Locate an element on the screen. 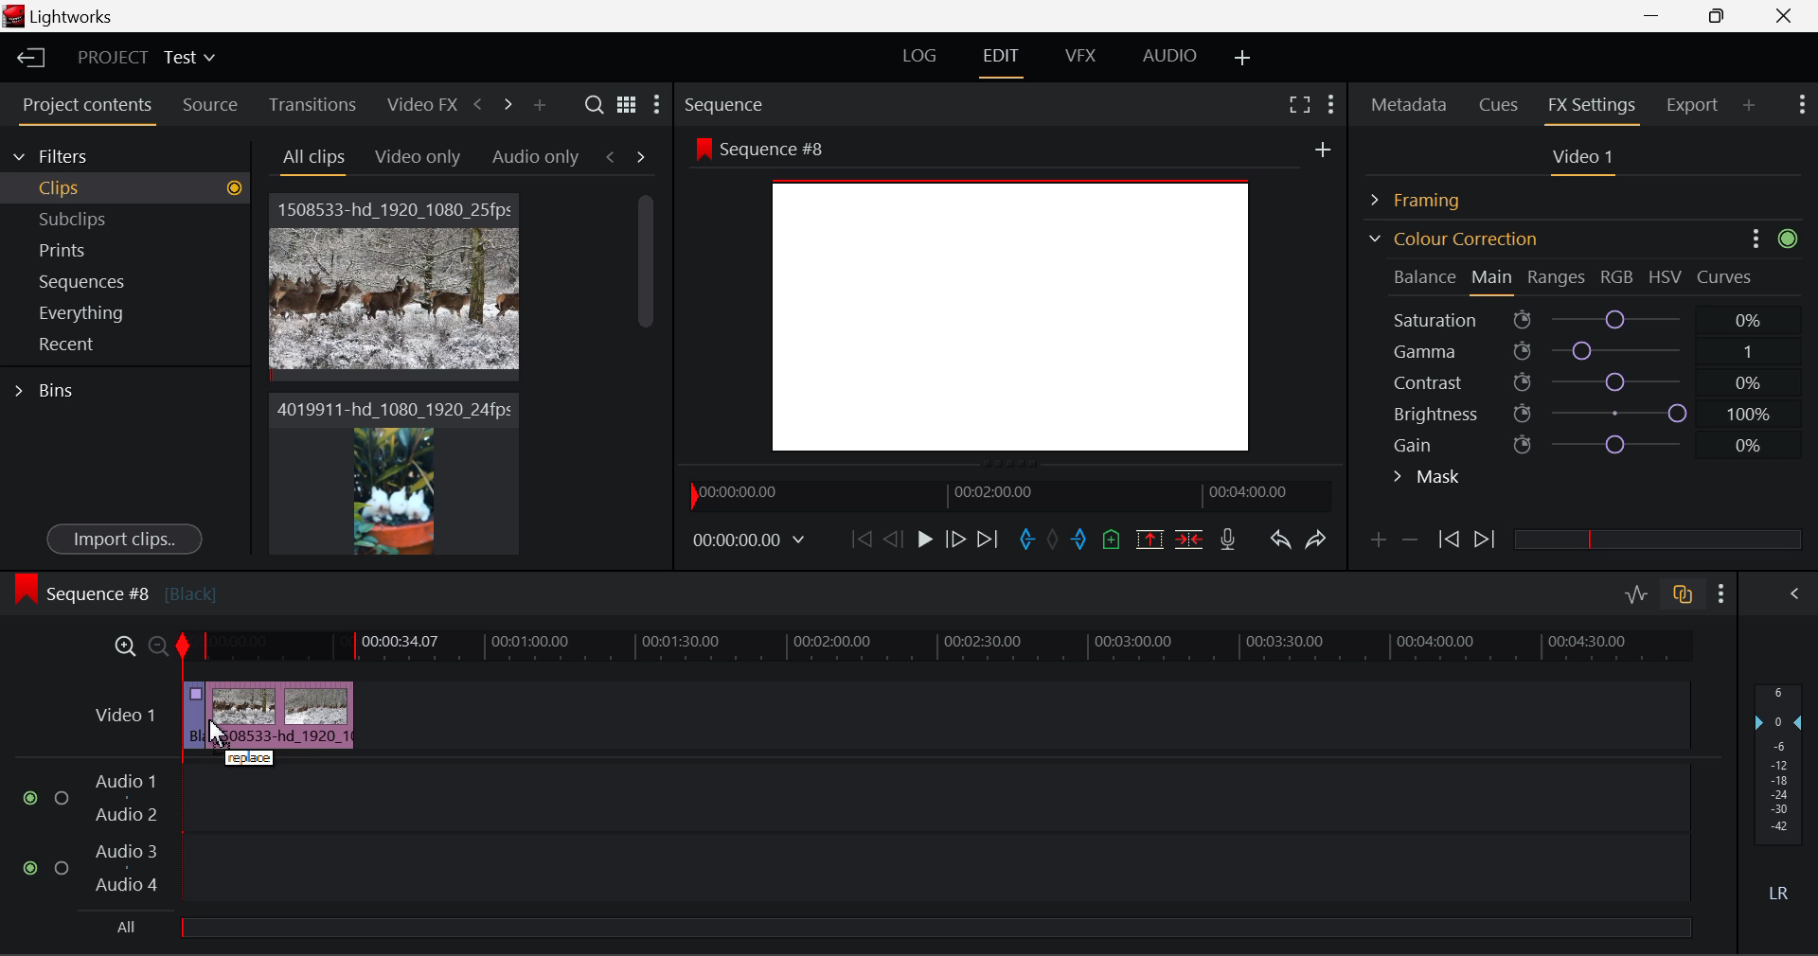  Timeline Zoom In is located at coordinates (121, 646).